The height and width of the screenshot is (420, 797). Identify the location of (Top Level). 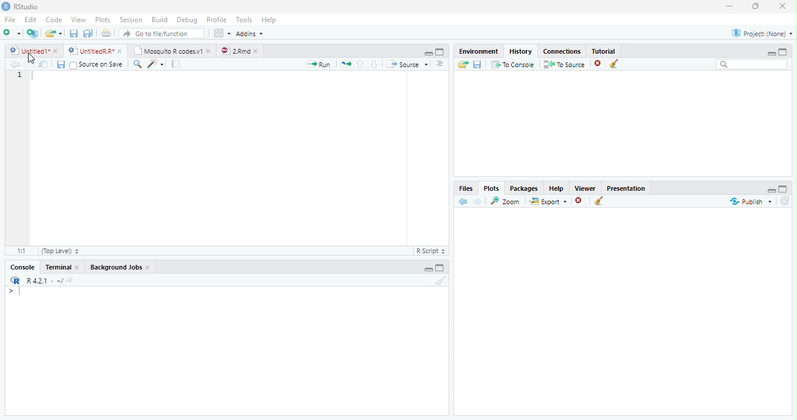
(60, 251).